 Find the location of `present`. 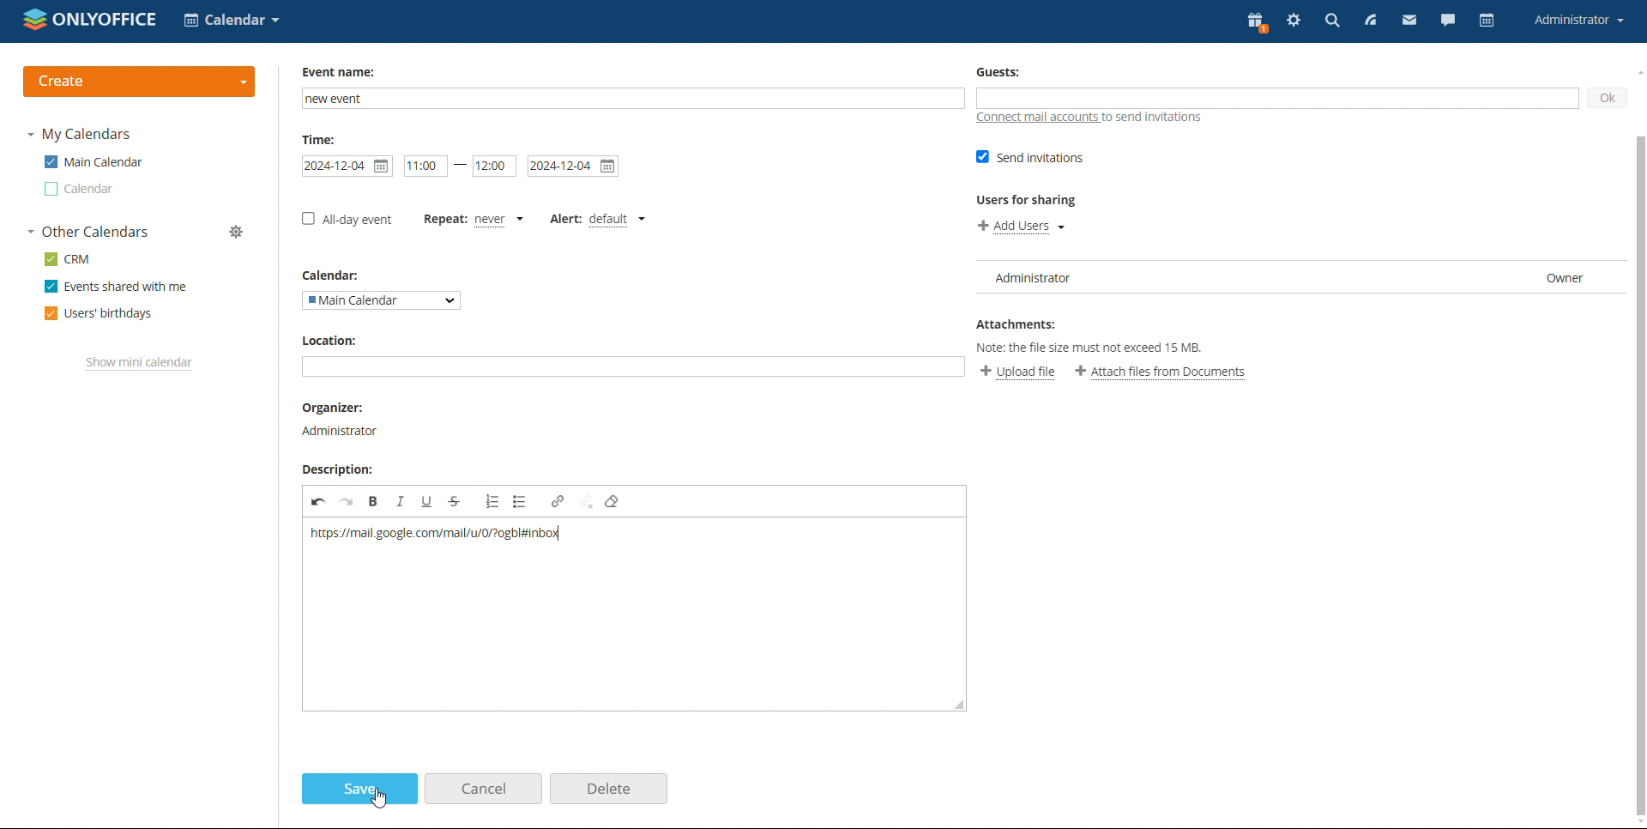

present is located at coordinates (1256, 22).